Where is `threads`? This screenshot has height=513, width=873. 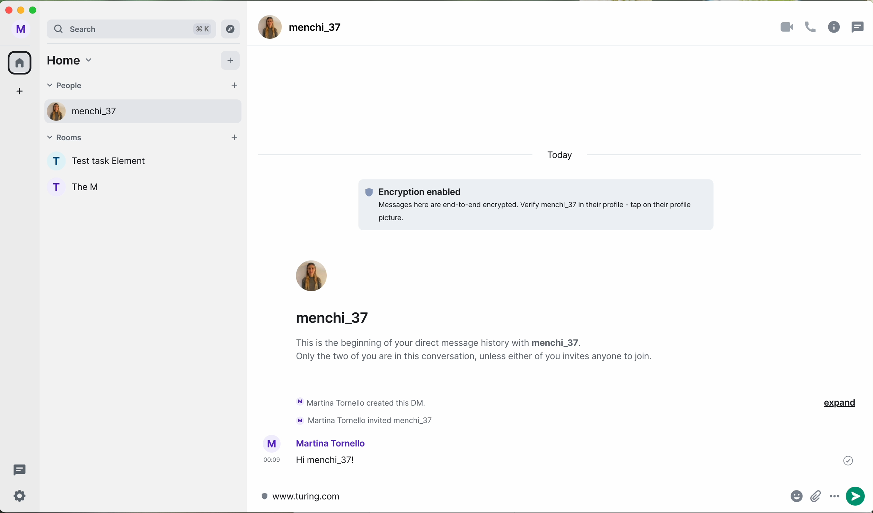
threads is located at coordinates (860, 26).